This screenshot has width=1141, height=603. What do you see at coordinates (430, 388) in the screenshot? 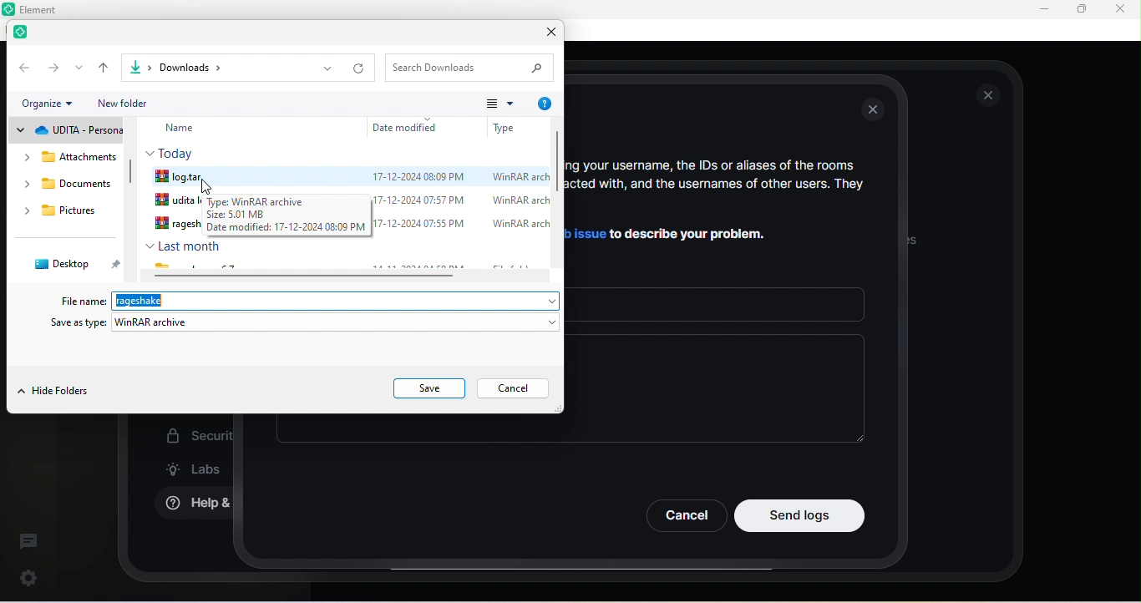
I see `save` at bounding box center [430, 388].